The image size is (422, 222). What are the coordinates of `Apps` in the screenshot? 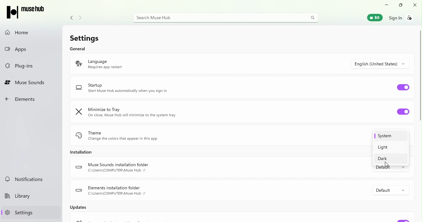 It's located at (26, 50).